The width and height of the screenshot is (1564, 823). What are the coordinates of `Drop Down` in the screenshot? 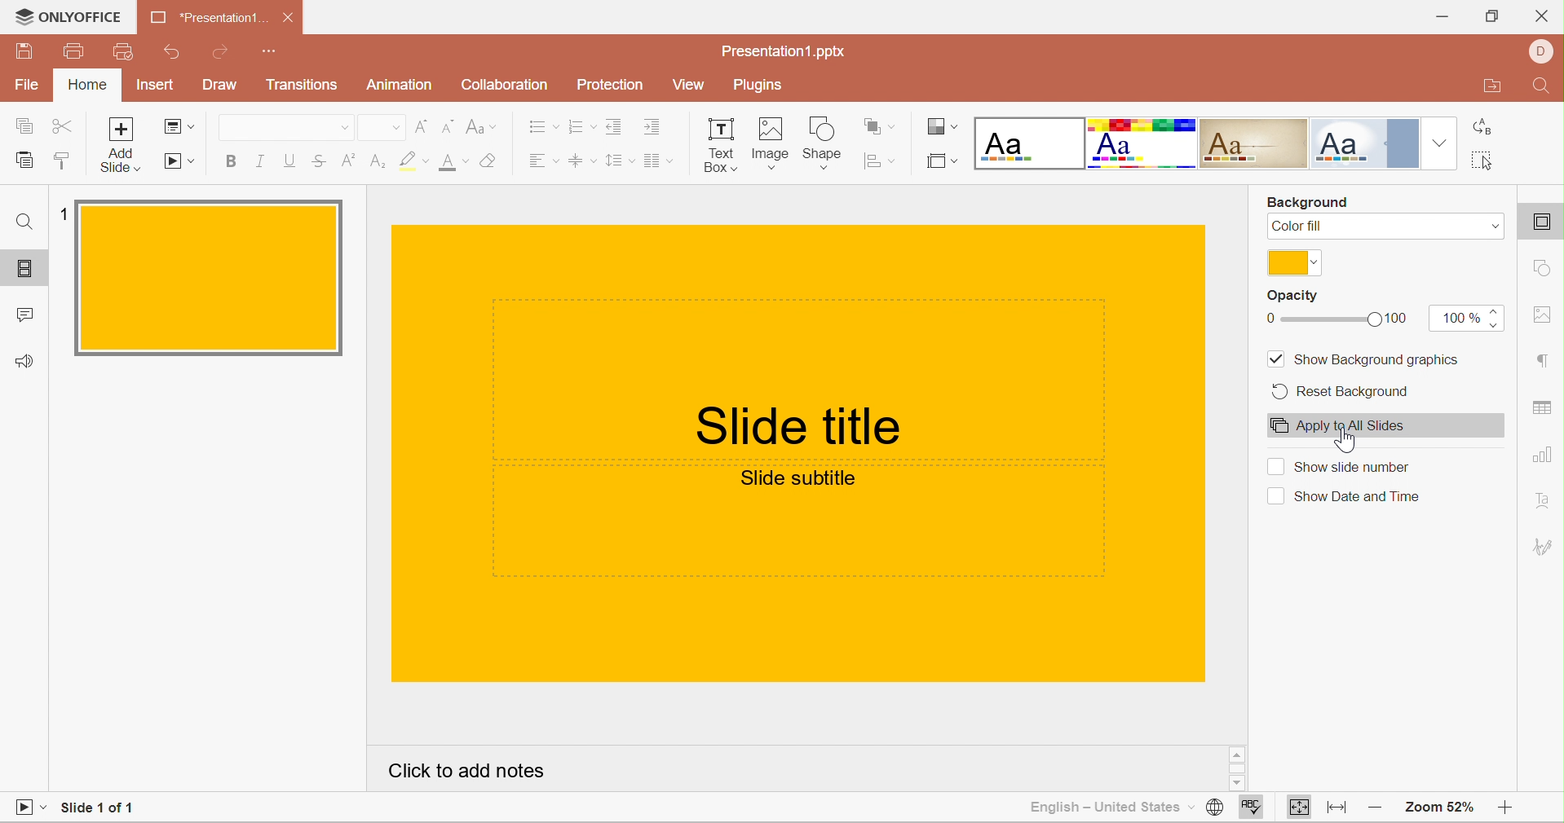 It's located at (342, 129).